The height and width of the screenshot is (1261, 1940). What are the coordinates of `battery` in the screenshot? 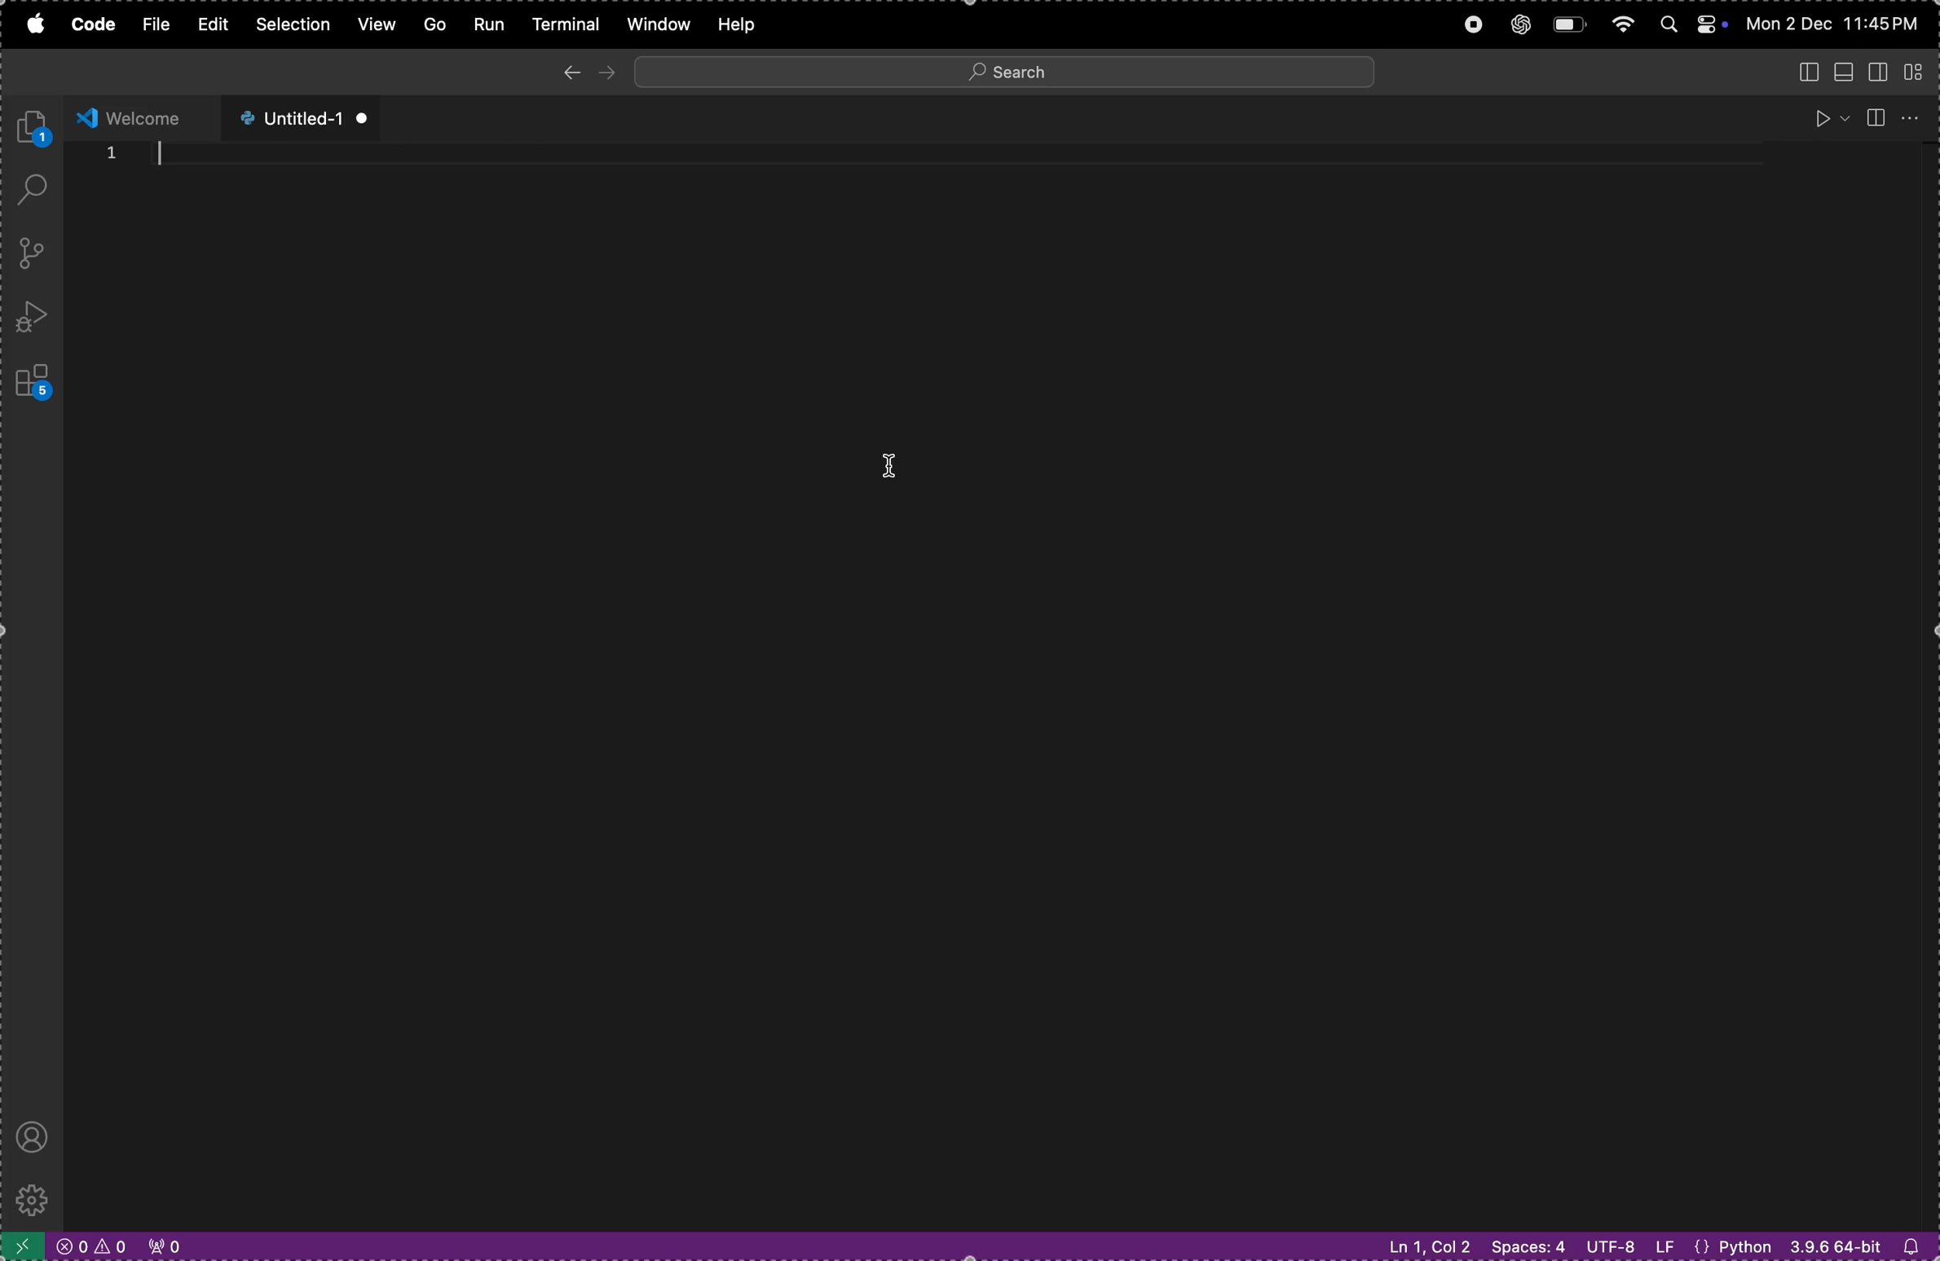 It's located at (1569, 26).